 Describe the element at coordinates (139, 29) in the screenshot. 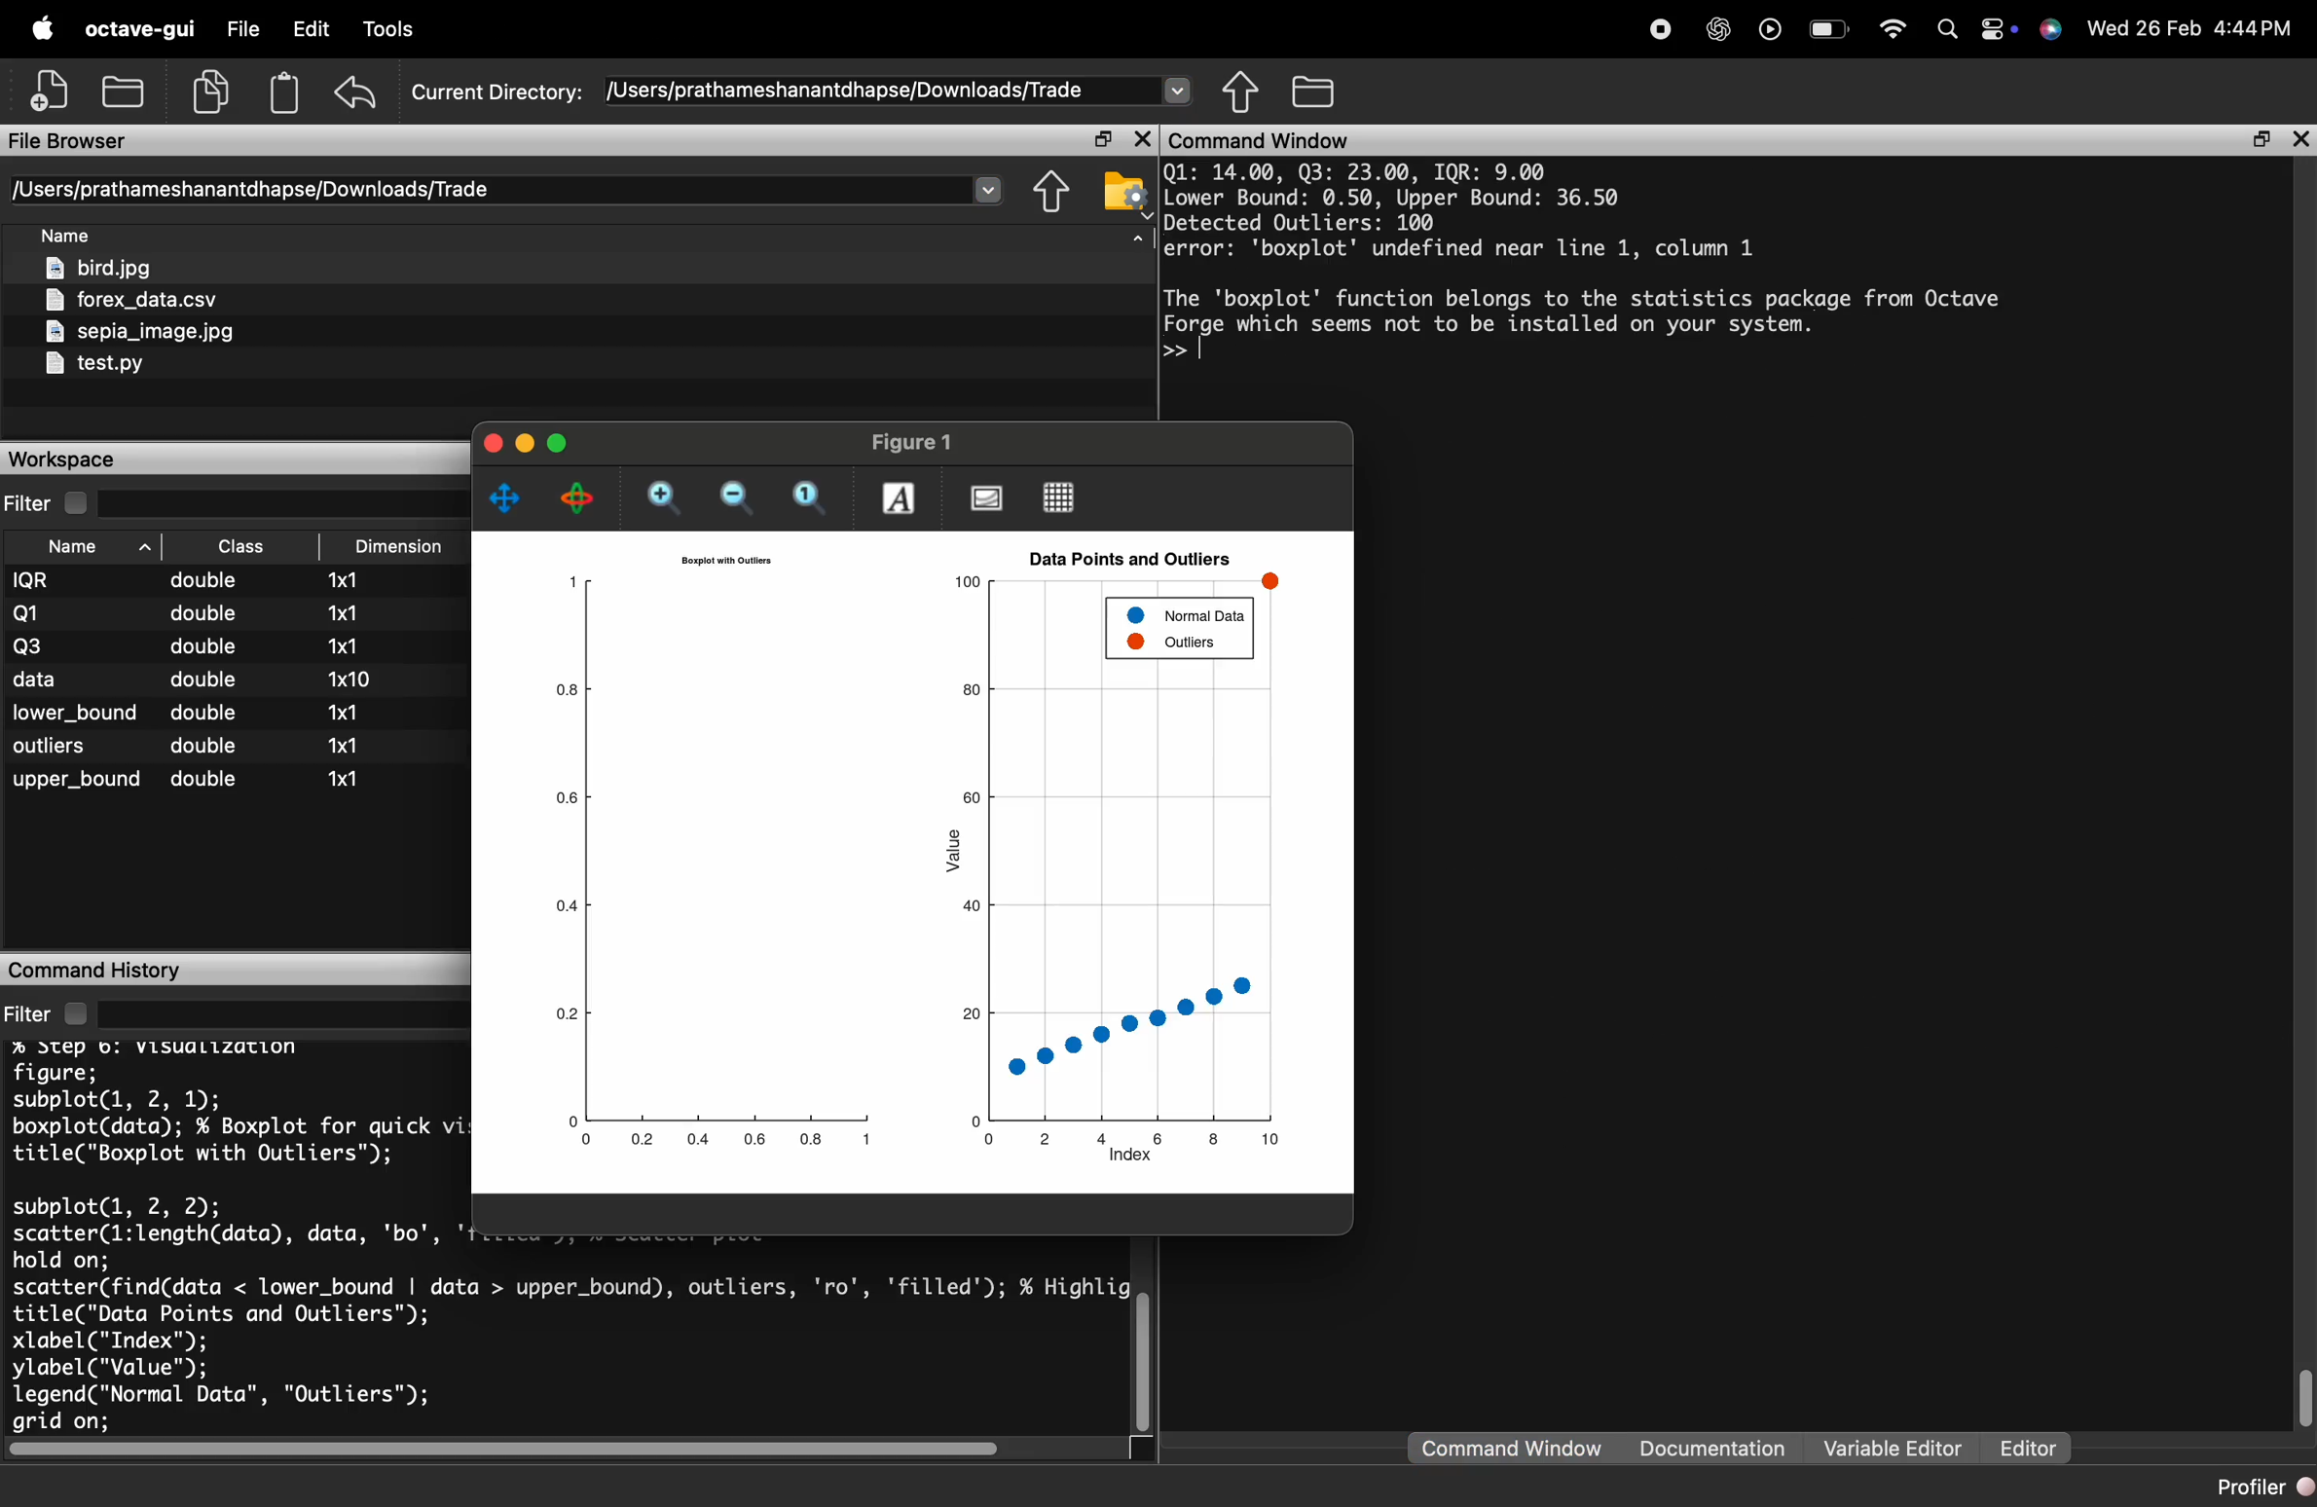

I see `octave-gui` at that location.